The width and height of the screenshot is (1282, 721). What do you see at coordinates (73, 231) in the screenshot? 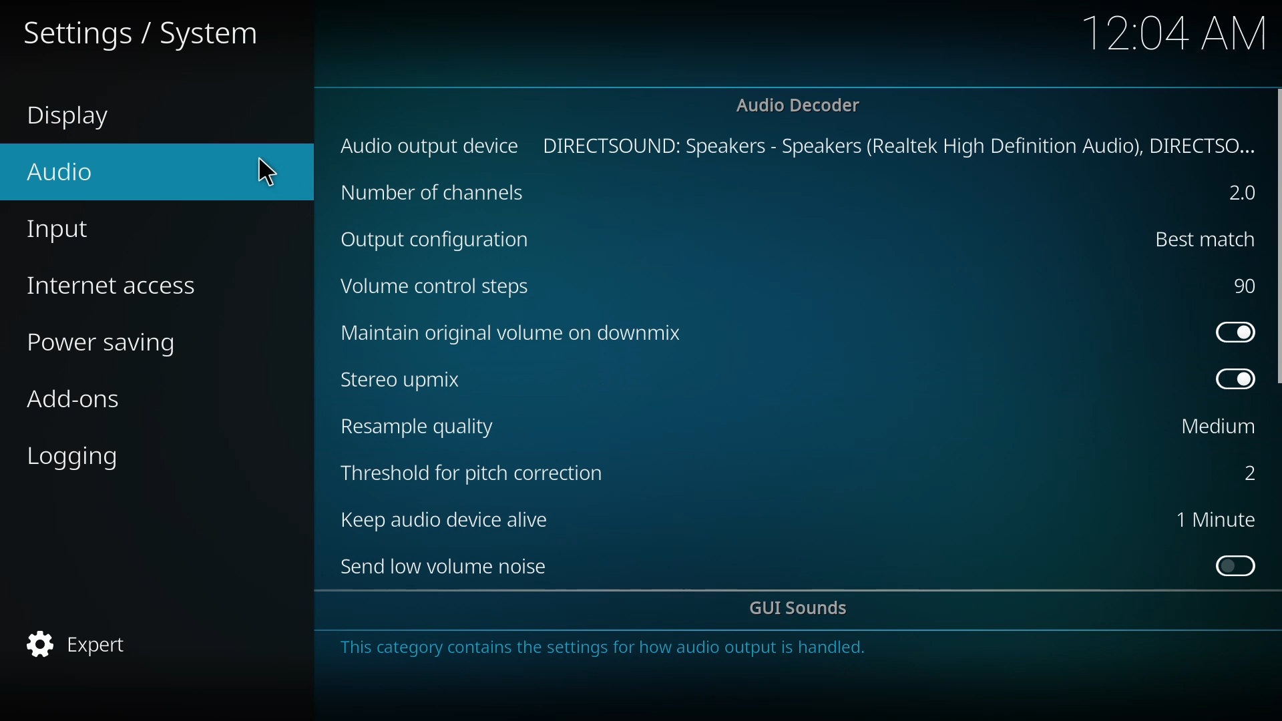
I see `input` at bounding box center [73, 231].